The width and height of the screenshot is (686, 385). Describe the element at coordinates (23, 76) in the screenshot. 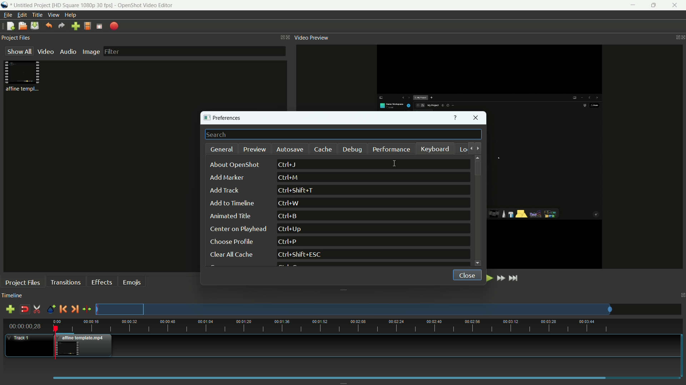

I see `project file` at that location.